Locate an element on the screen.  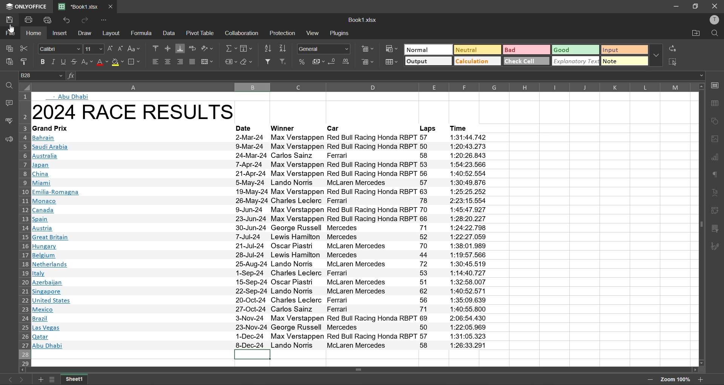
note is located at coordinates (624, 61).